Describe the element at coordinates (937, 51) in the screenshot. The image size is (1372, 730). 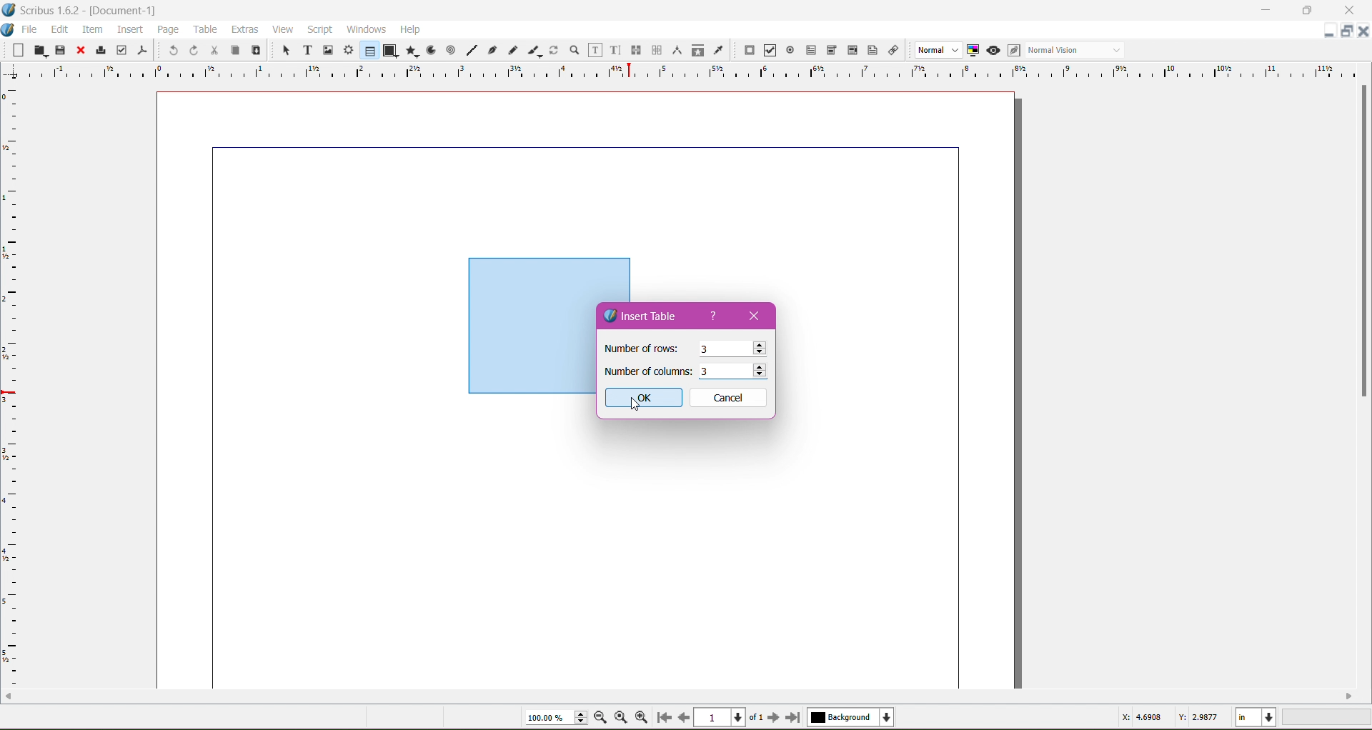
I see `Normal` at that location.